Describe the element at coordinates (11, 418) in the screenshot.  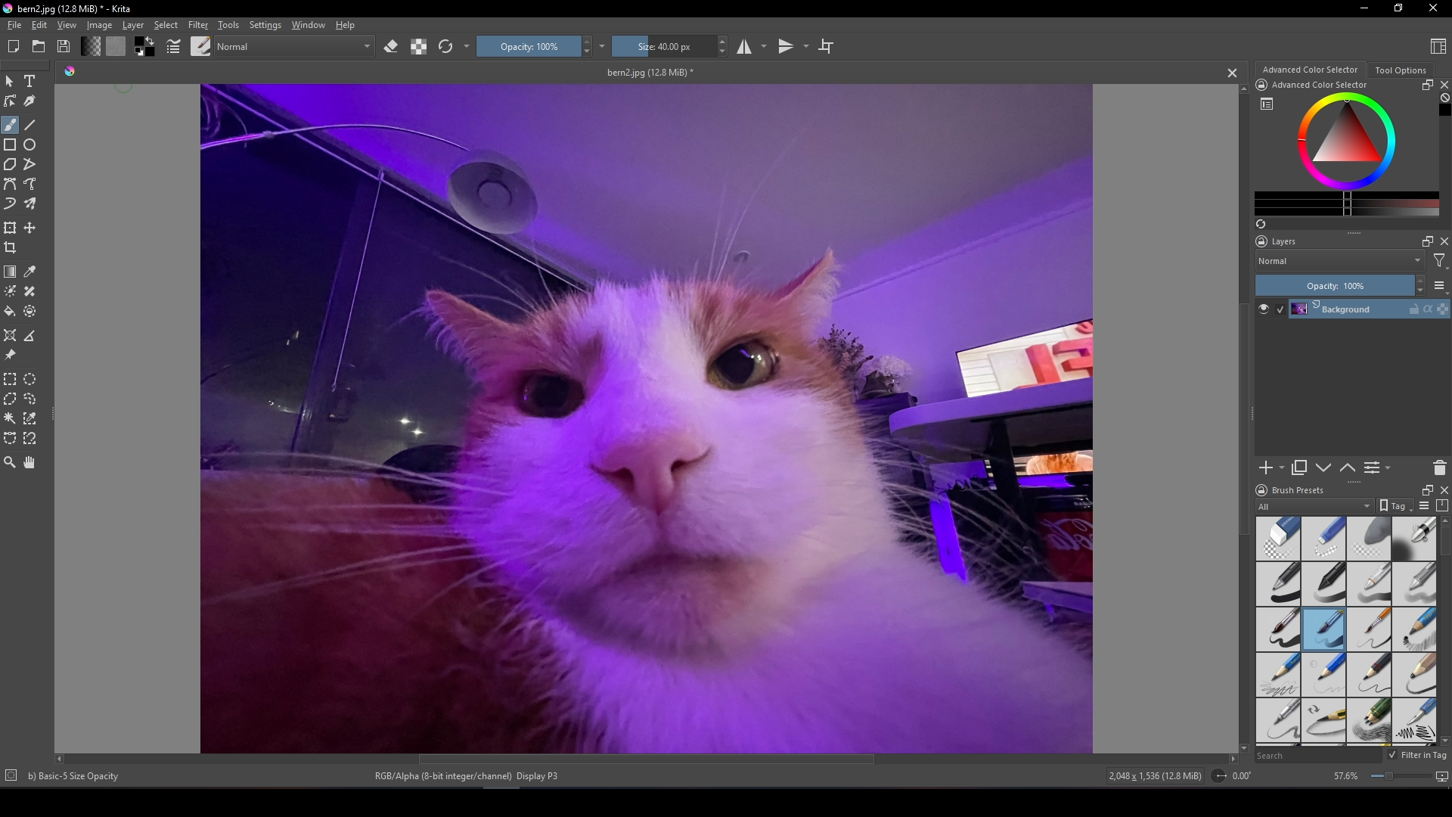
I see `Contiguous selection tool` at that location.